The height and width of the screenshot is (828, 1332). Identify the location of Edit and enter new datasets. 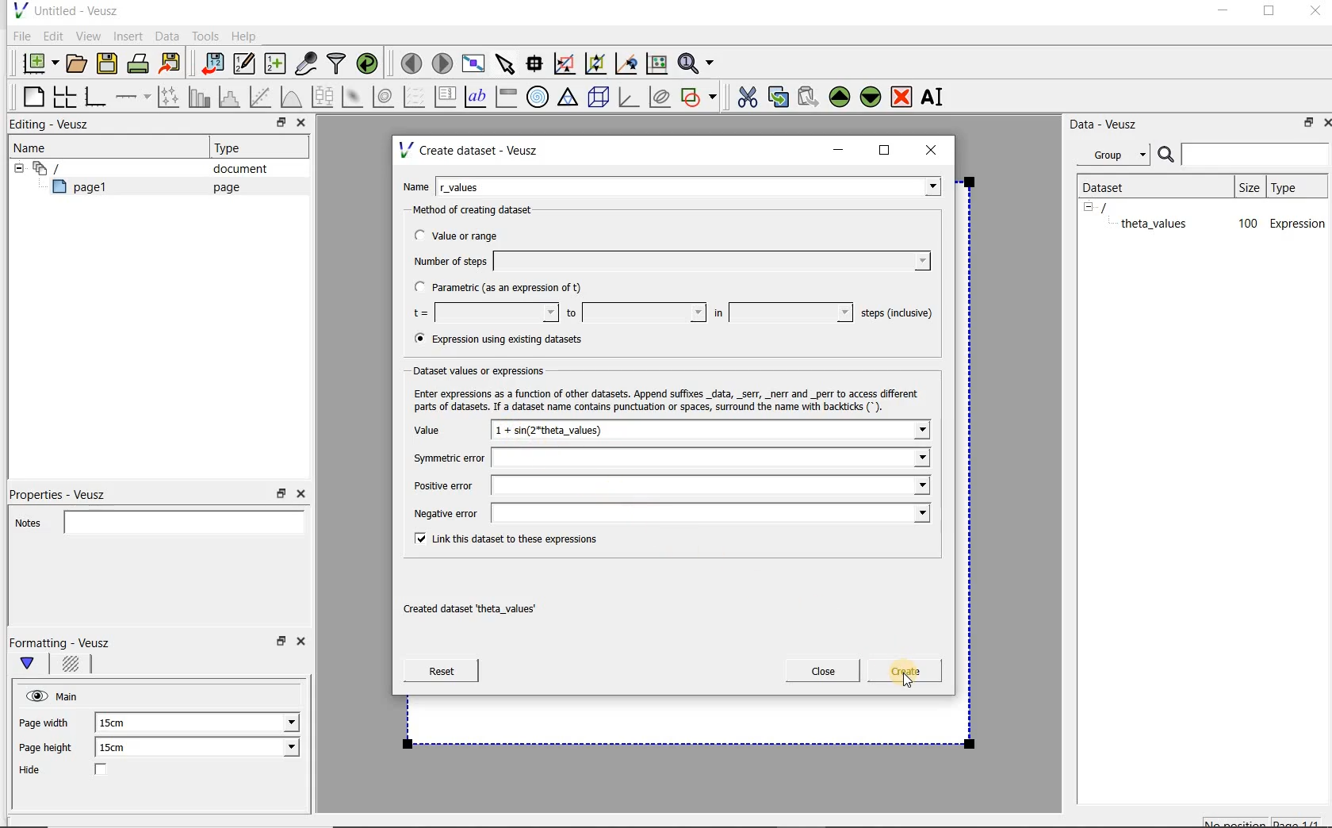
(245, 64).